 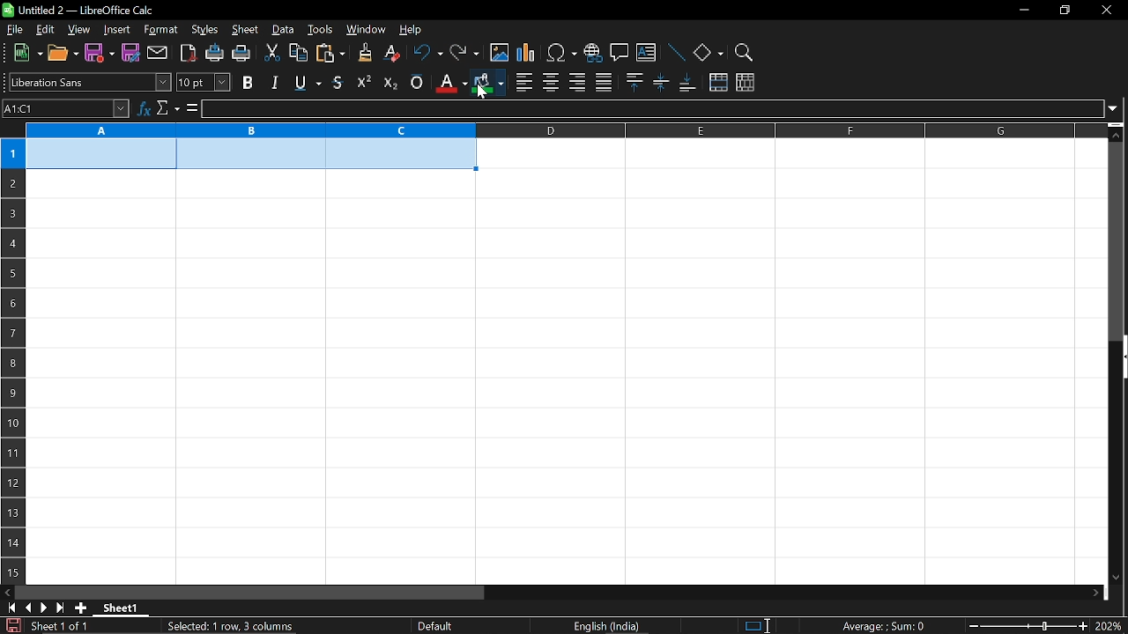 What do you see at coordinates (273, 53) in the screenshot?
I see `cut` at bounding box center [273, 53].